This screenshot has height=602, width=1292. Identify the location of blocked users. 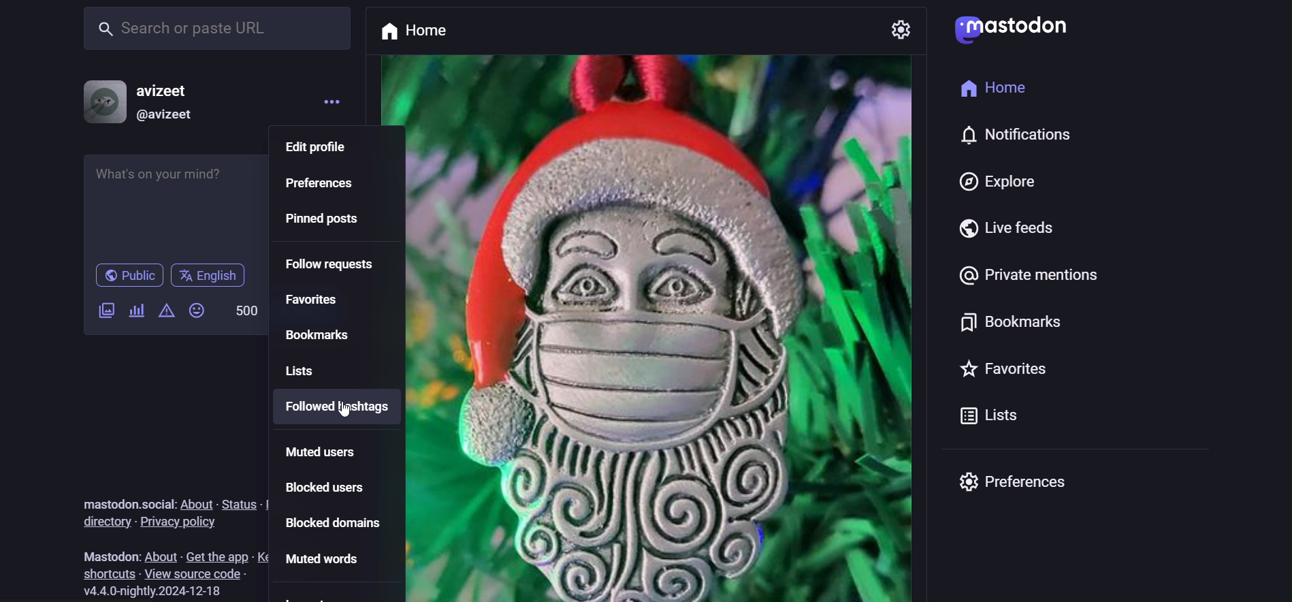
(334, 490).